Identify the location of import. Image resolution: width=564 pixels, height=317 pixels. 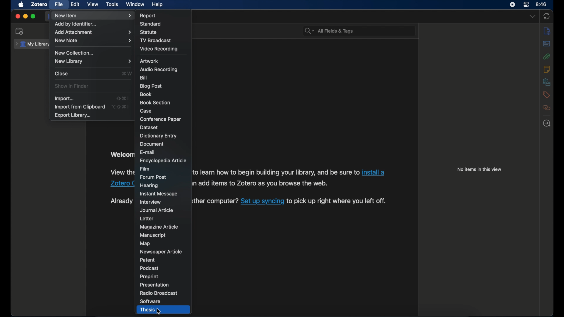
(65, 99).